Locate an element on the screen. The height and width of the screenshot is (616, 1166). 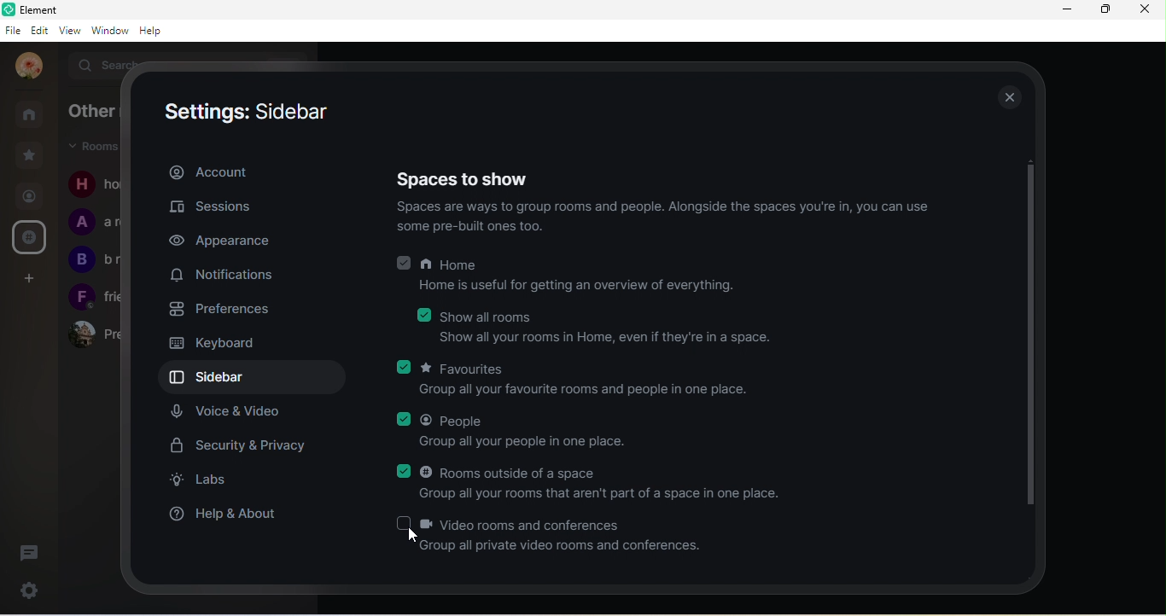
favourites is located at coordinates (577, 381).